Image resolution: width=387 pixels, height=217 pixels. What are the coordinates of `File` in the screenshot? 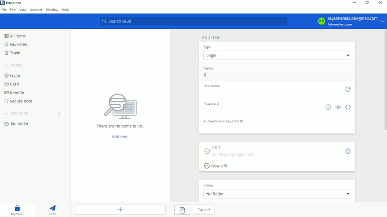 It's located at (4, 11).